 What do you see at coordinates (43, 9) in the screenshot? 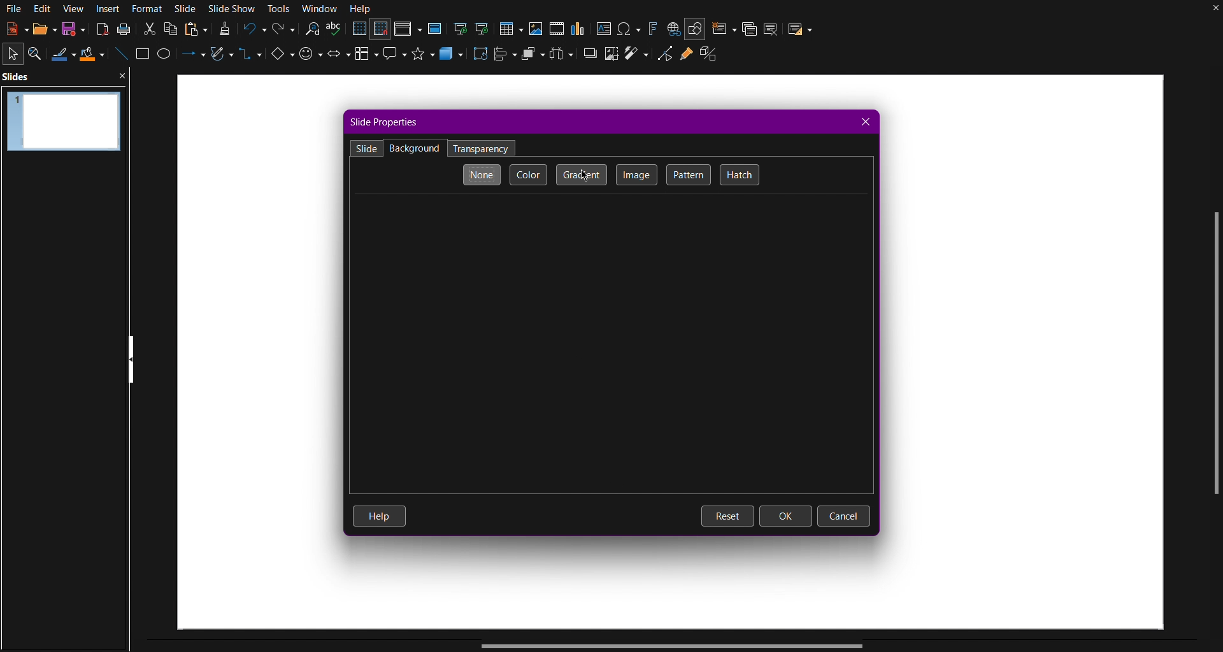
I see `Edit` at bounding box center [43, 9].